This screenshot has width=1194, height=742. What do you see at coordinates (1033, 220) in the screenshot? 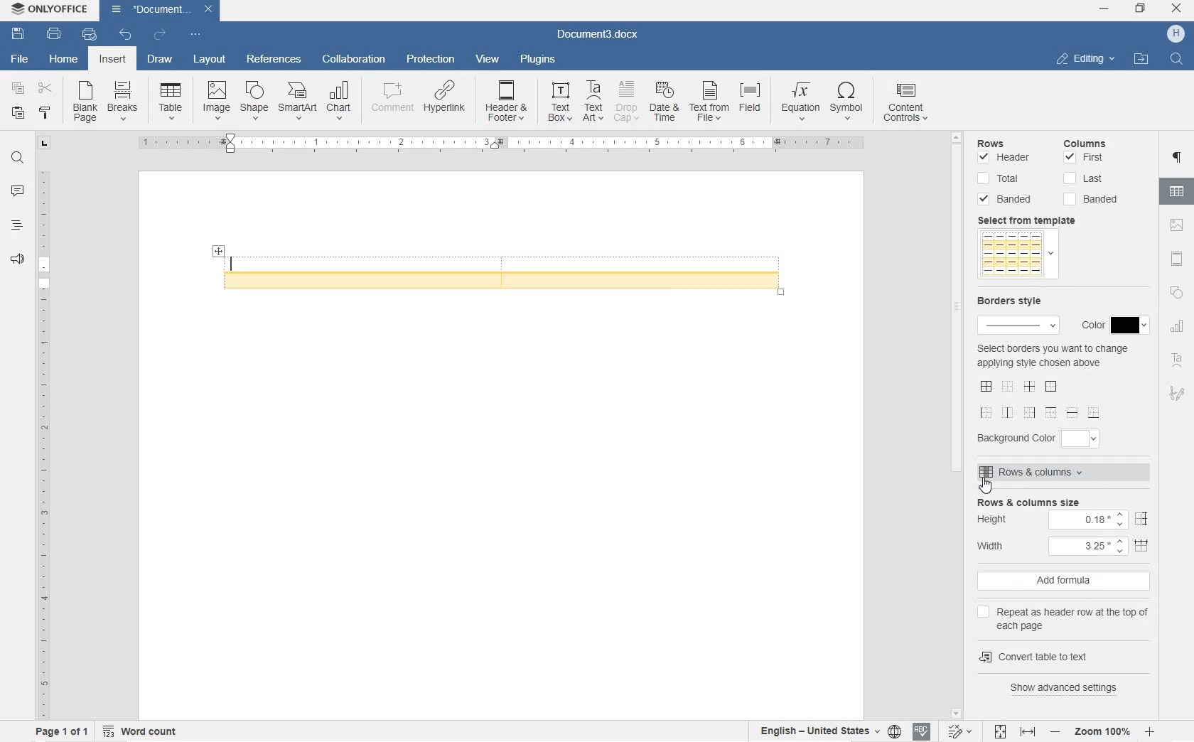
I see `select from template` at bounding box center [1033, 220].